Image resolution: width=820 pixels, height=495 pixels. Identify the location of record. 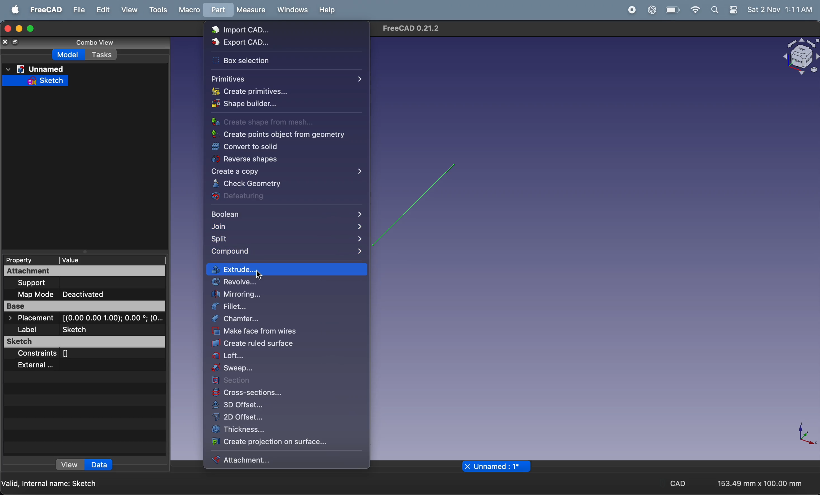
(632, 10).